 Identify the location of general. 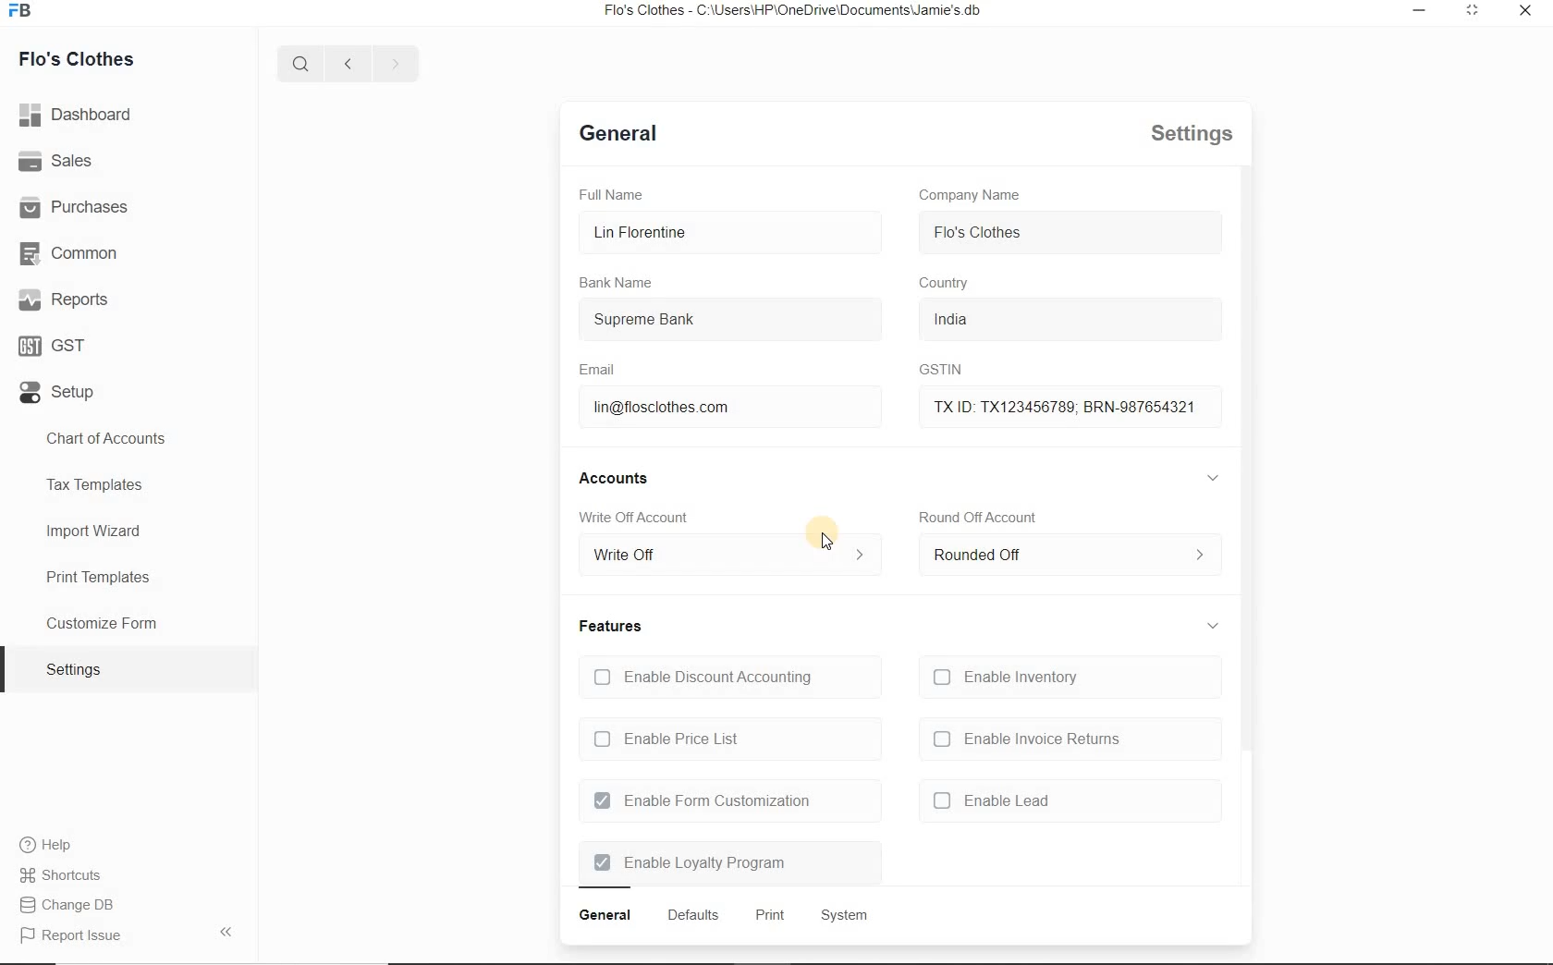
(620, 137).